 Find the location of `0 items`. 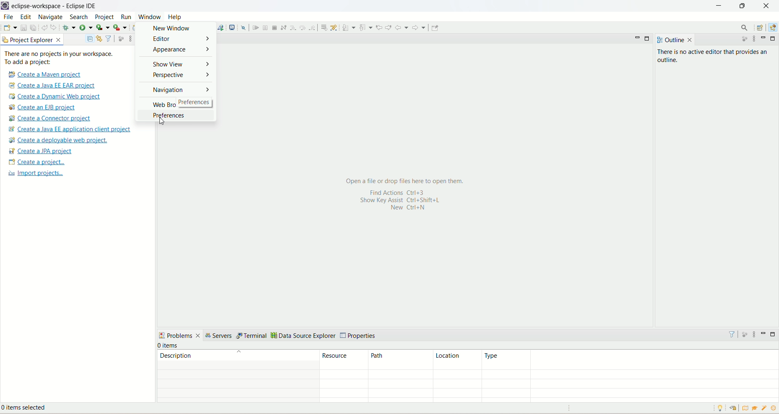

0 items is located at coordinates (169, 346).